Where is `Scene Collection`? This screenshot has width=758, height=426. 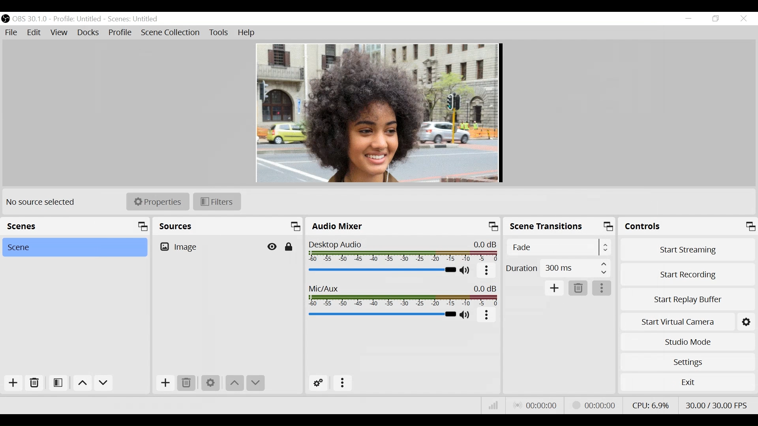
Scene Collection is located at coordinates (172, 32).